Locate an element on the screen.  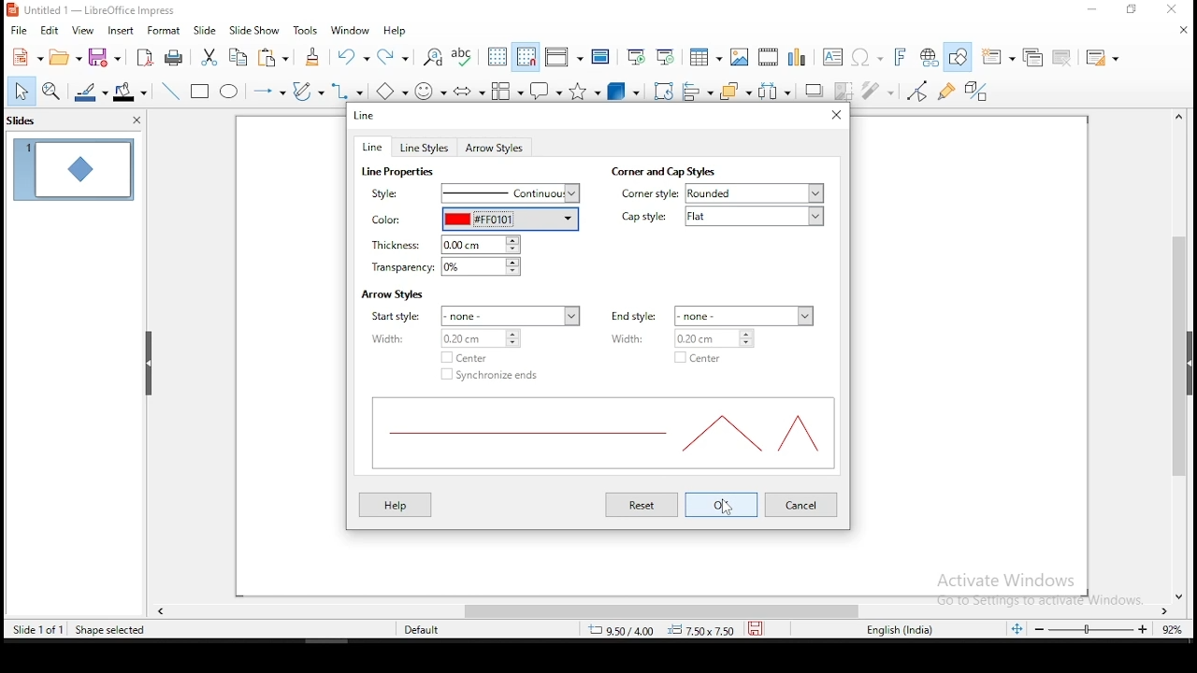
export as pdf is located at coordinates (146, 57).